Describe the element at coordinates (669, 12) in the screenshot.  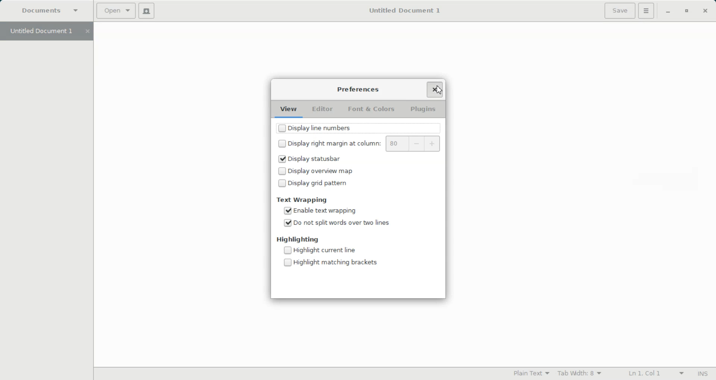
I see `Minimize` at that location.